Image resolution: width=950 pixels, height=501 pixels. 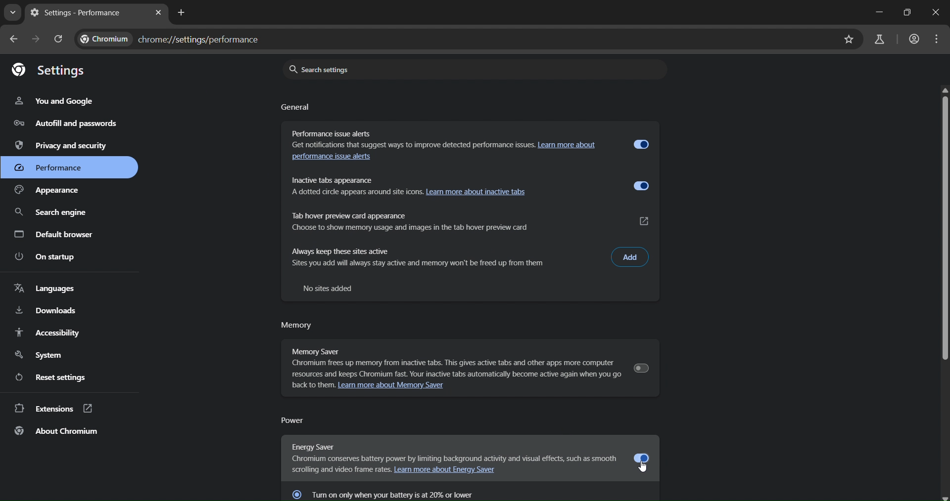 I want to click on close tab, so click(x=159, y=12).